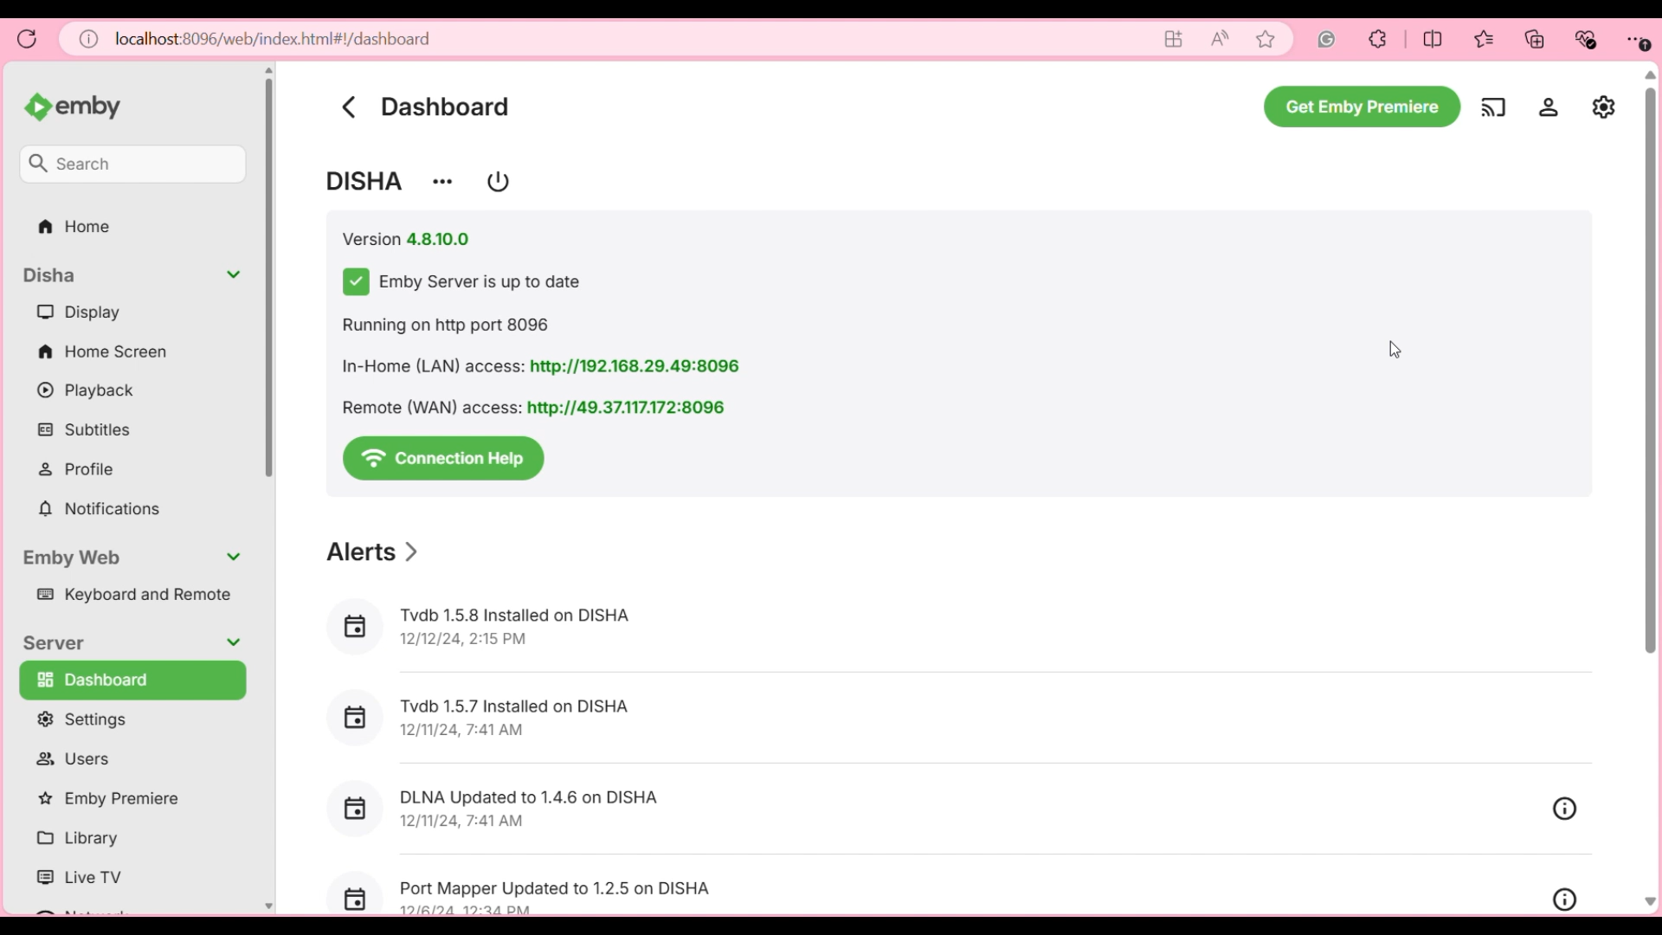 The width and height of the screenshot is (1662, 935). Describe the element at coordinates (1266, 39) in the screenshot. I see `Add current web page to favorites` at that location.